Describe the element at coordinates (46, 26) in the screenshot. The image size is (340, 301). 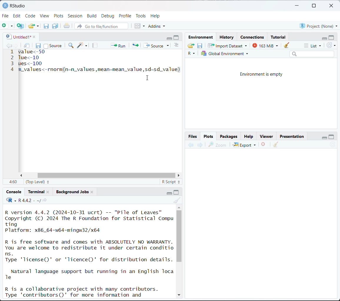
I see `save current document` at that location.